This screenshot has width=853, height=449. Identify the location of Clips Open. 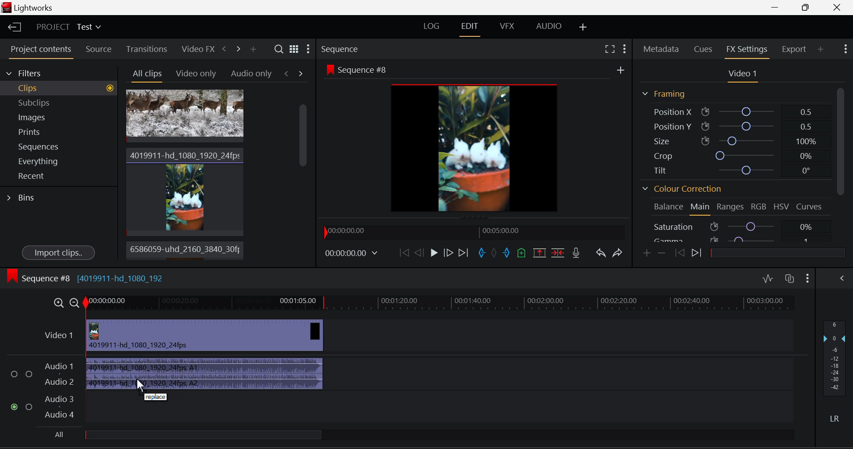
(59, 88).